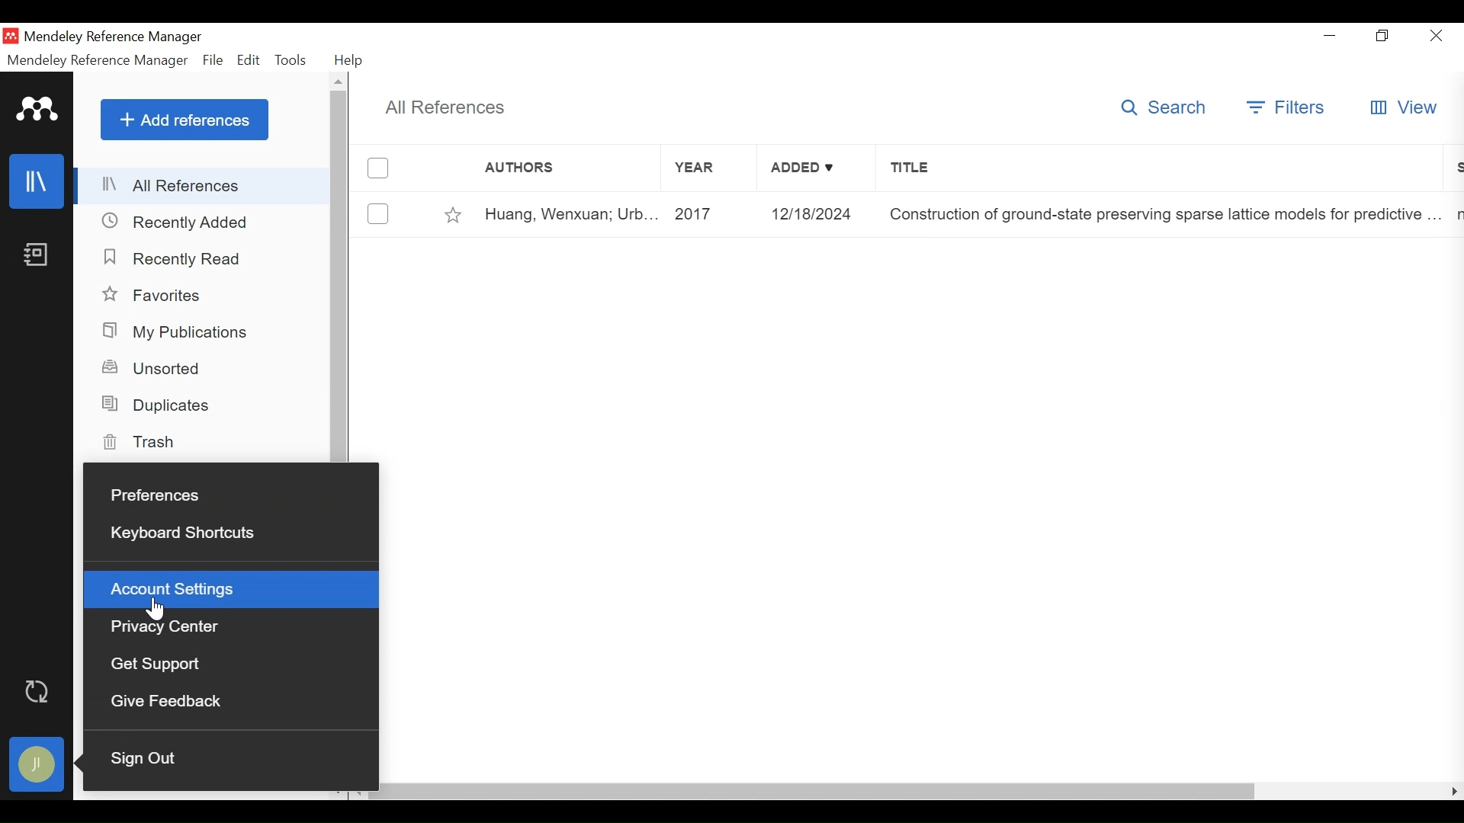 The image size is (1464, 823). What do you see at coordinates (231, 590) in the screenshot?
I see `Account Settings` at bounding box center [231, 590].